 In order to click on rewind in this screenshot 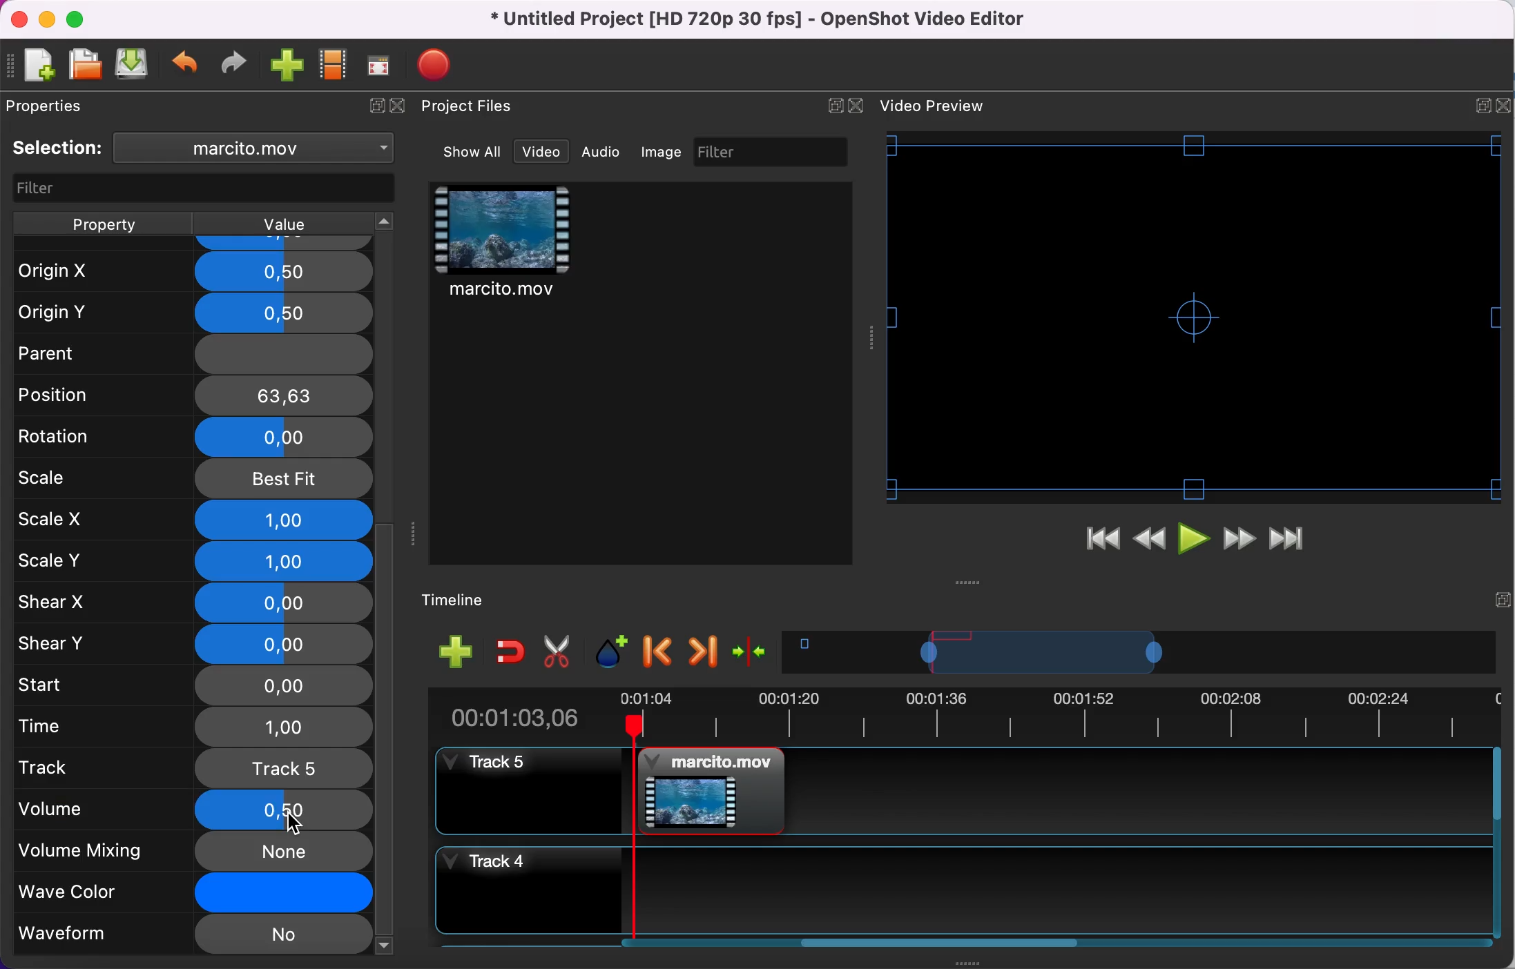, I will do `click(1150, 543)`.